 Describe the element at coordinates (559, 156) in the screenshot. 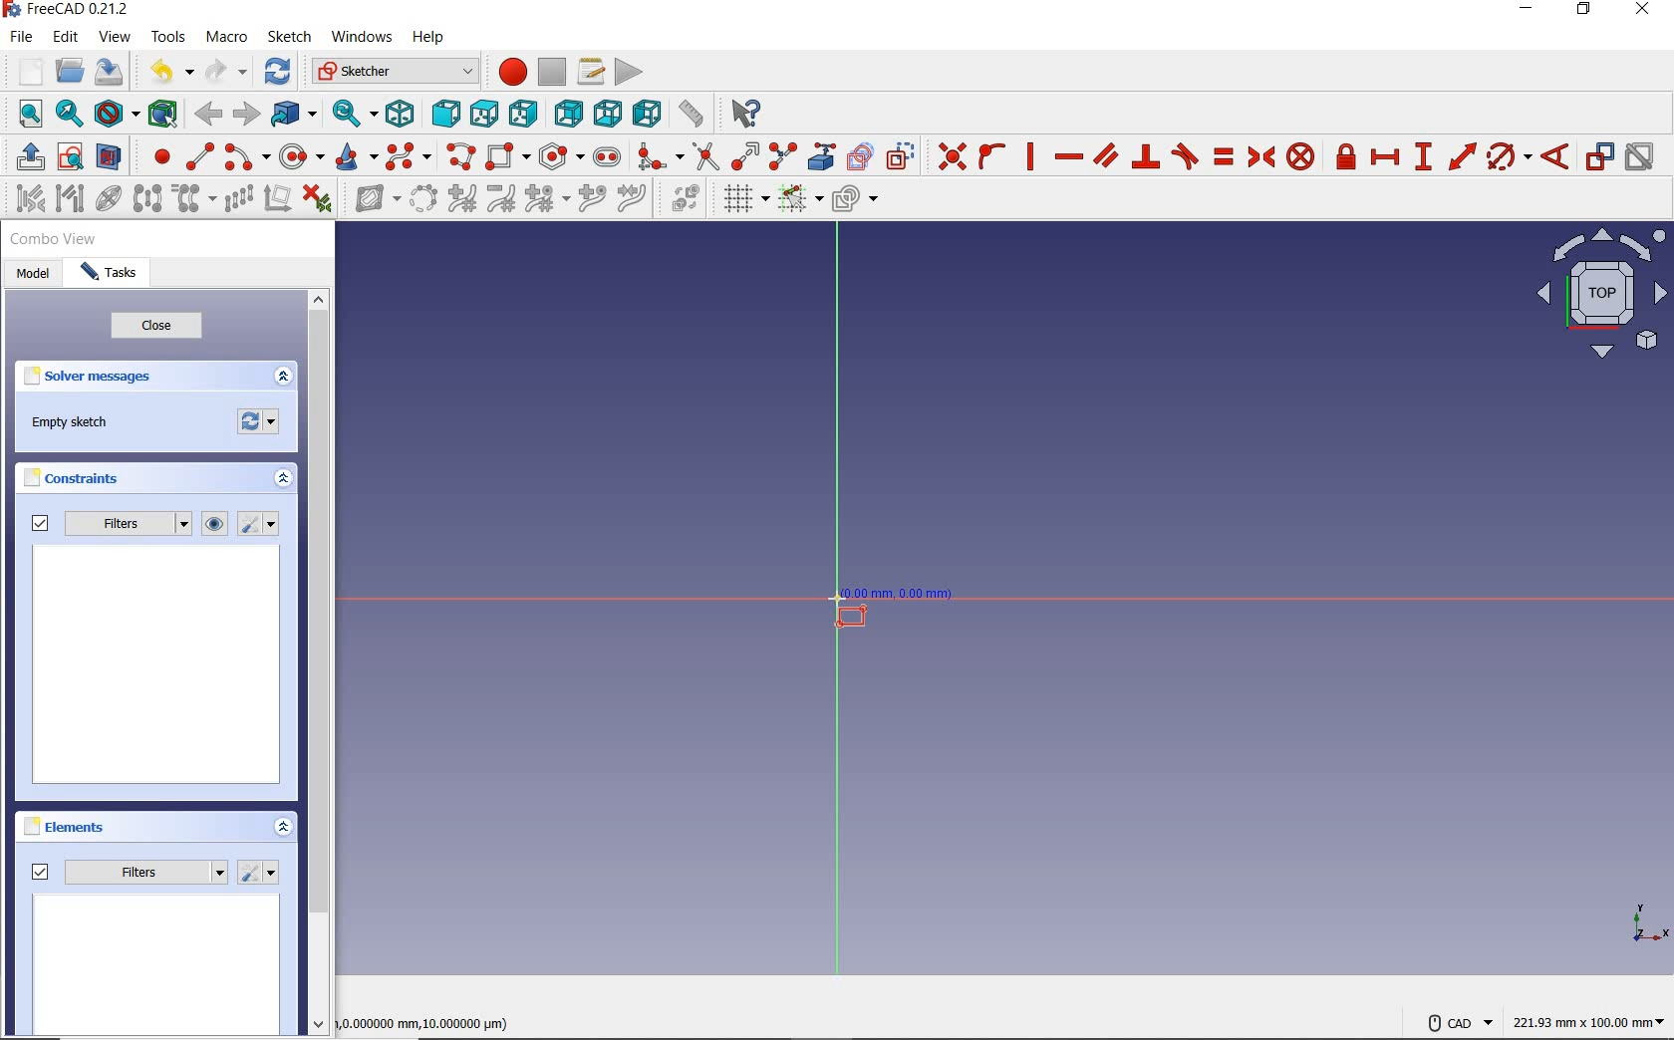

I see `create regular polygon` at that location.